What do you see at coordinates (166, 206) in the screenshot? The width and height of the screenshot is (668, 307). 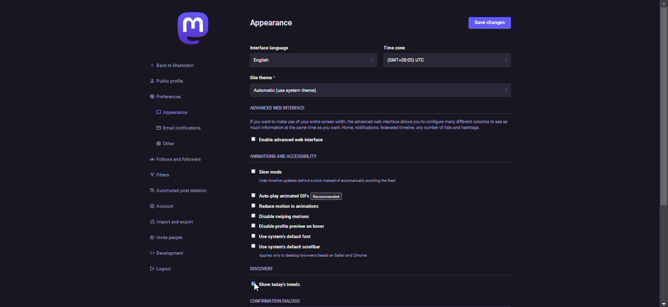 I see `account` at bounding box center [166, 206].